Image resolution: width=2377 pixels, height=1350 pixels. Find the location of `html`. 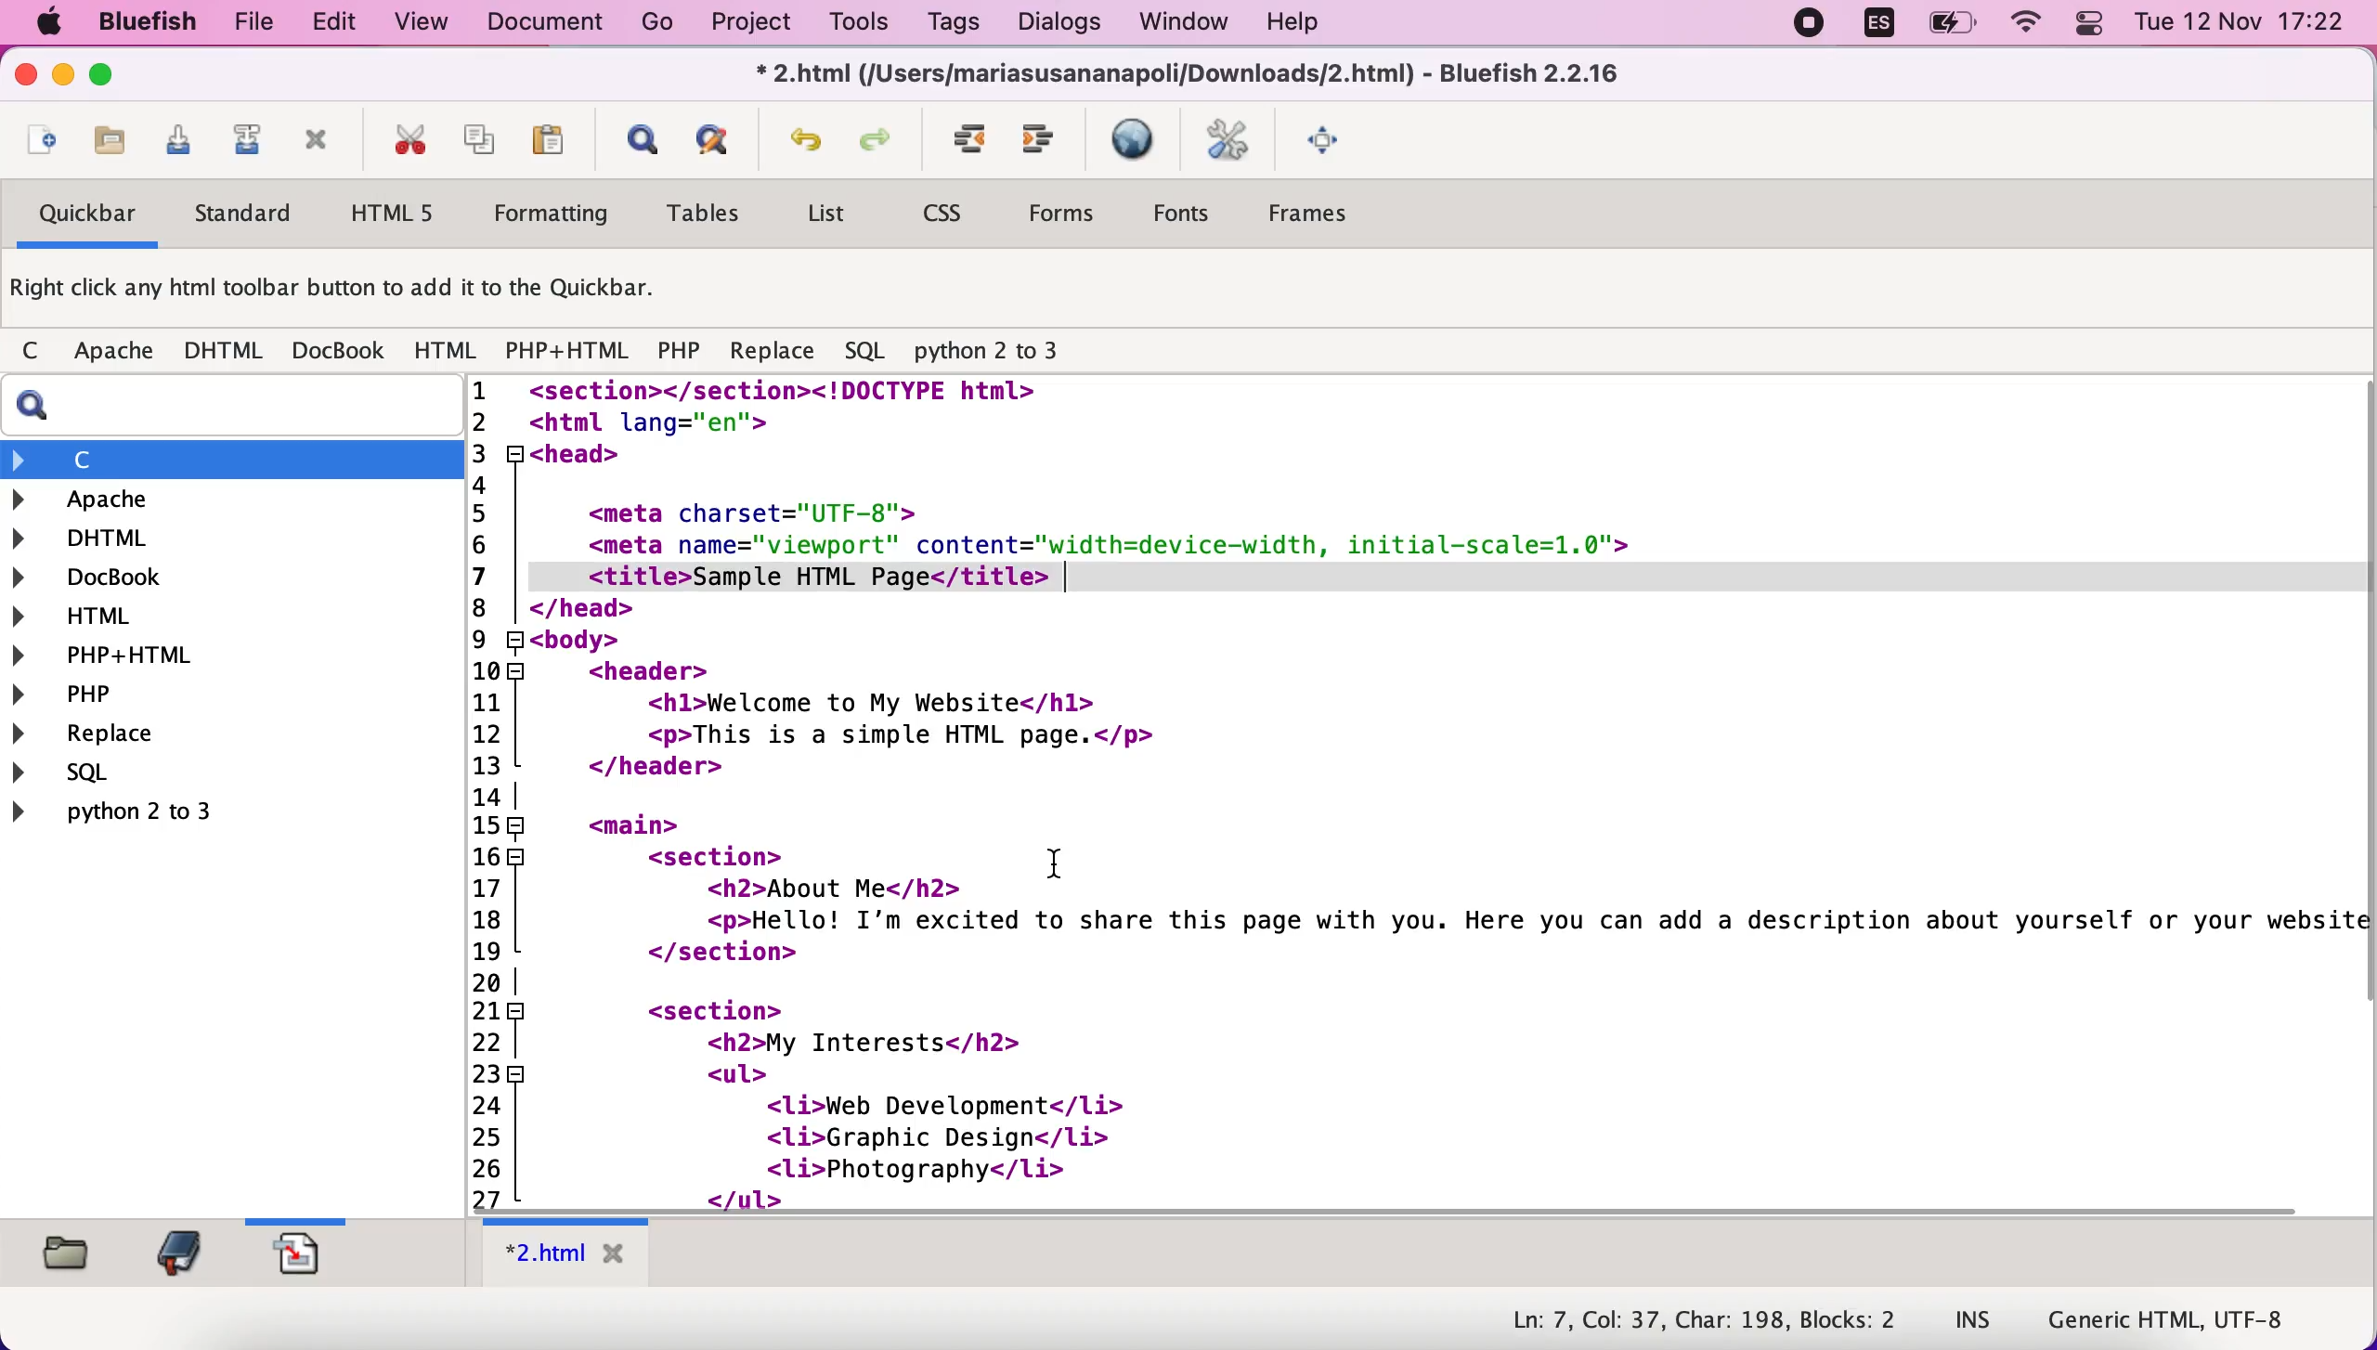

html is located at coordinates (225, 615).